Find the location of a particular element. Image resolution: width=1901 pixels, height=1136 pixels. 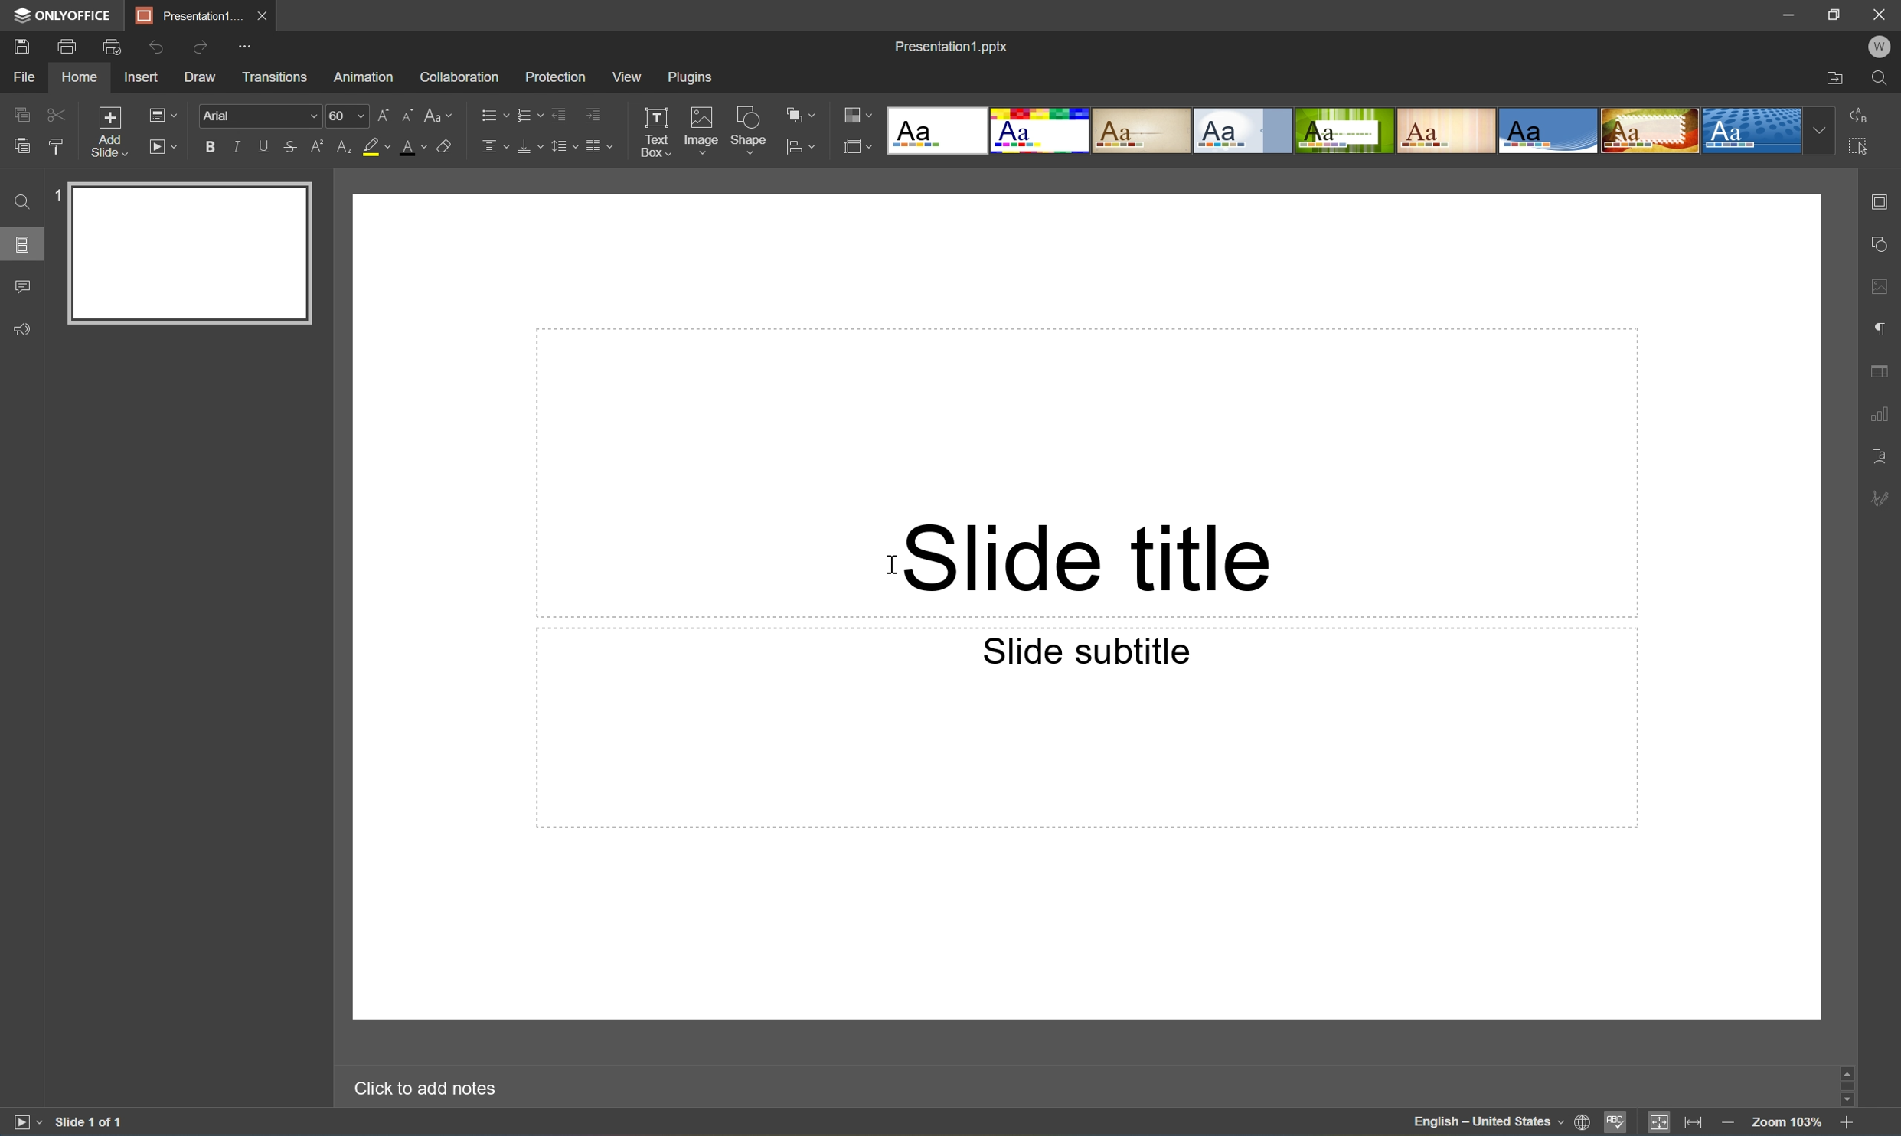

Decrease indent is located at coordinates (557, 117).